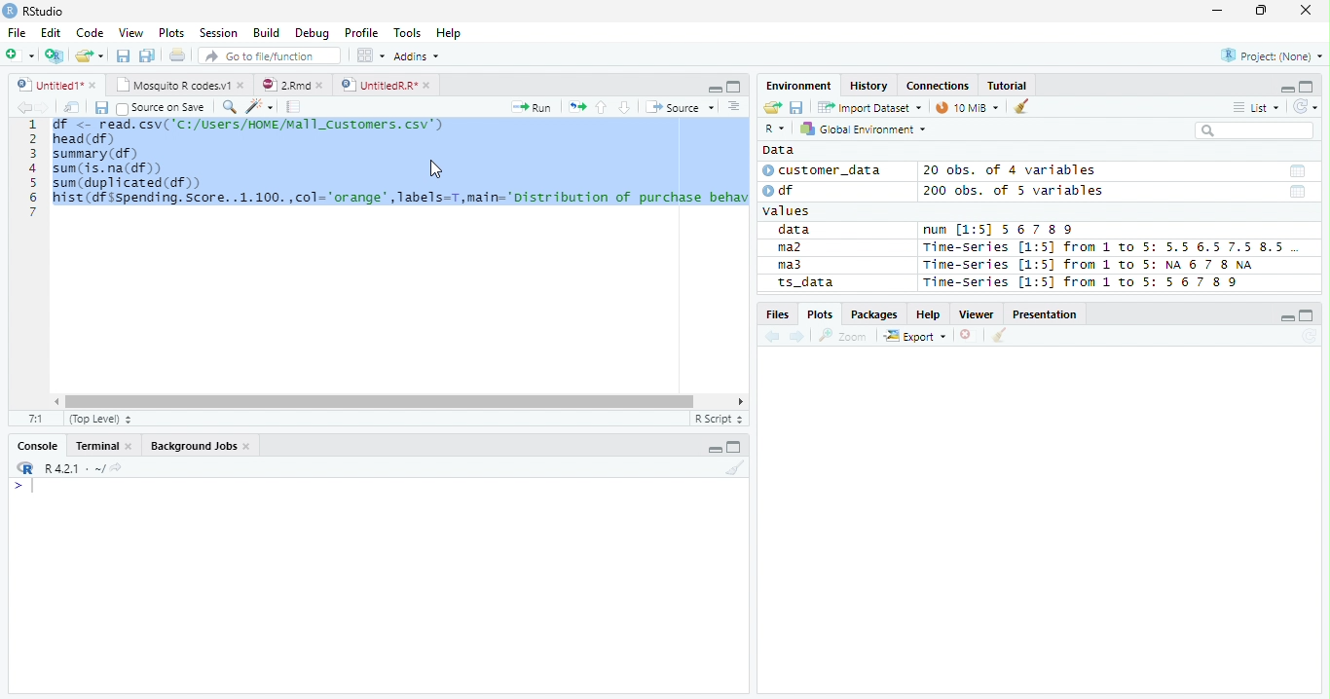 The height and width of the screenshot is (699, 1330). I want to click on Minimize, so click(716, 447).